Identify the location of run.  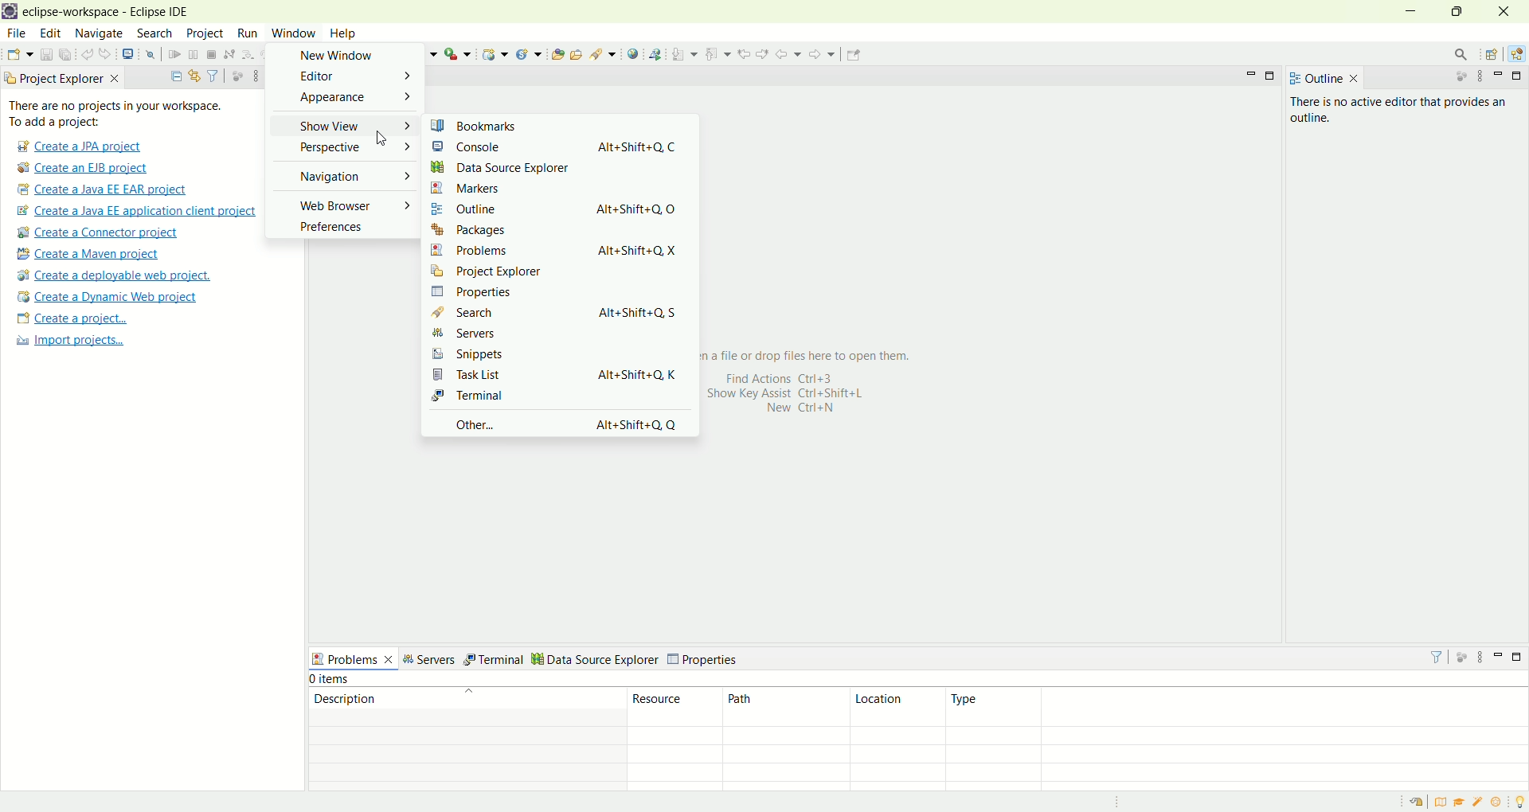
(246, 34).